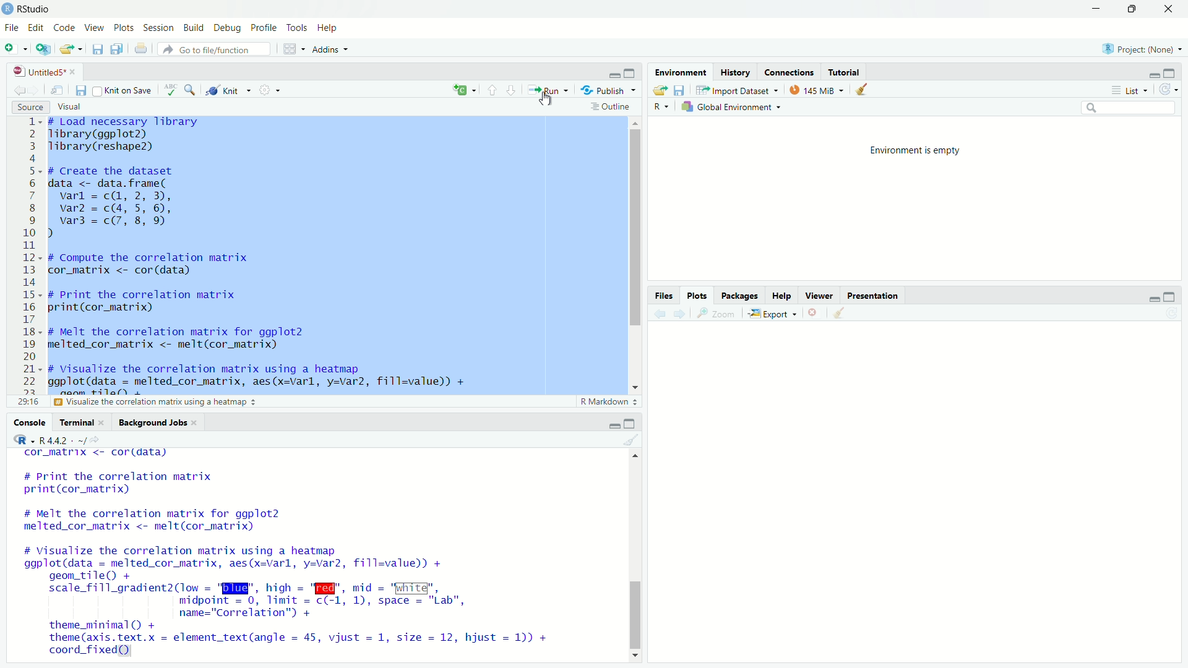  I want to click on view, so click(95, 28).